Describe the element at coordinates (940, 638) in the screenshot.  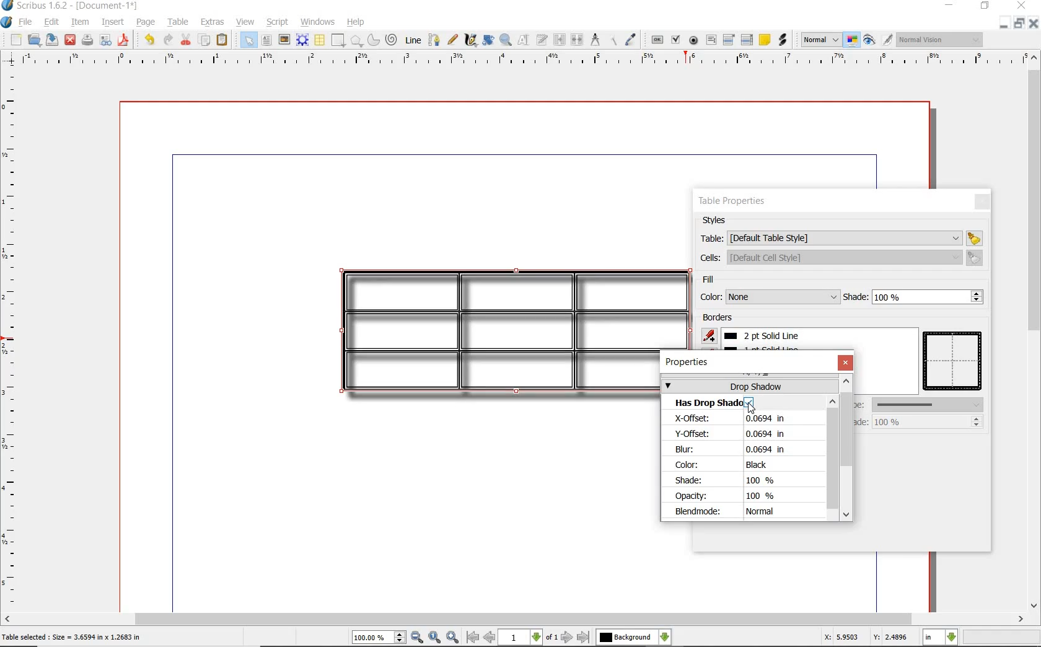
I see `select current unit` at that location.